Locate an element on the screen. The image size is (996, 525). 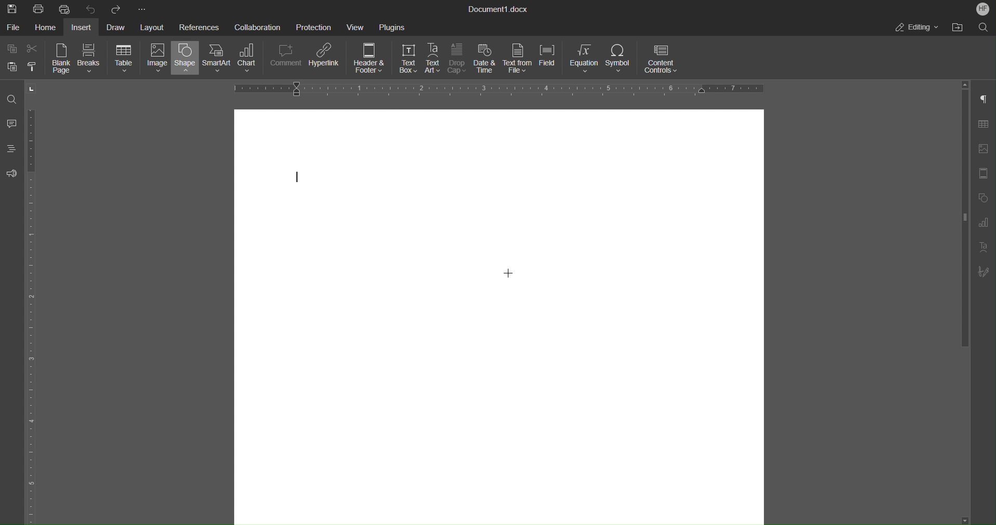
Graph is located at coordinates (987, 223).